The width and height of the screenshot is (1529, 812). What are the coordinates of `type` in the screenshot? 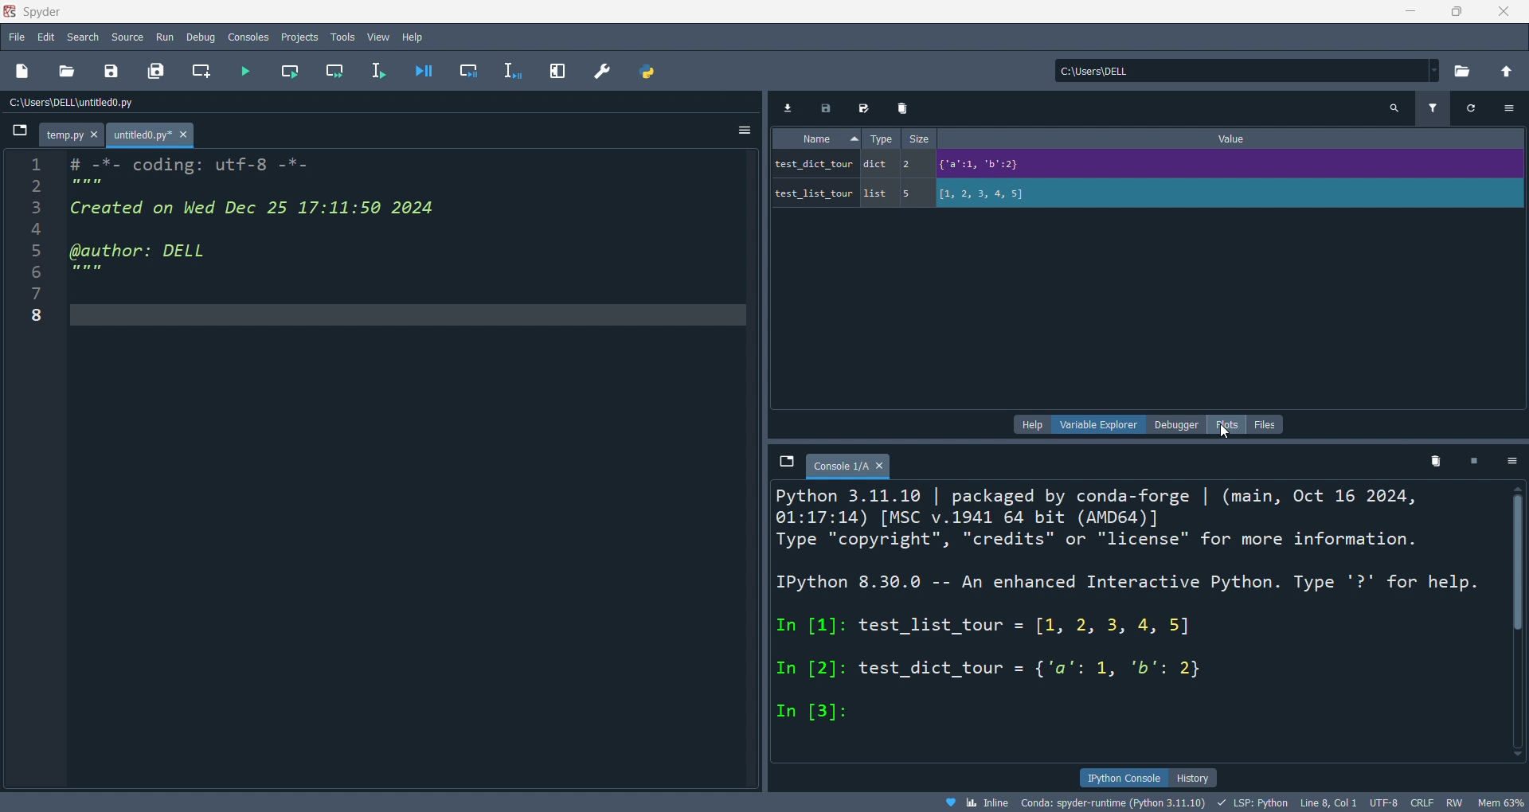 It's located at (878, 136).